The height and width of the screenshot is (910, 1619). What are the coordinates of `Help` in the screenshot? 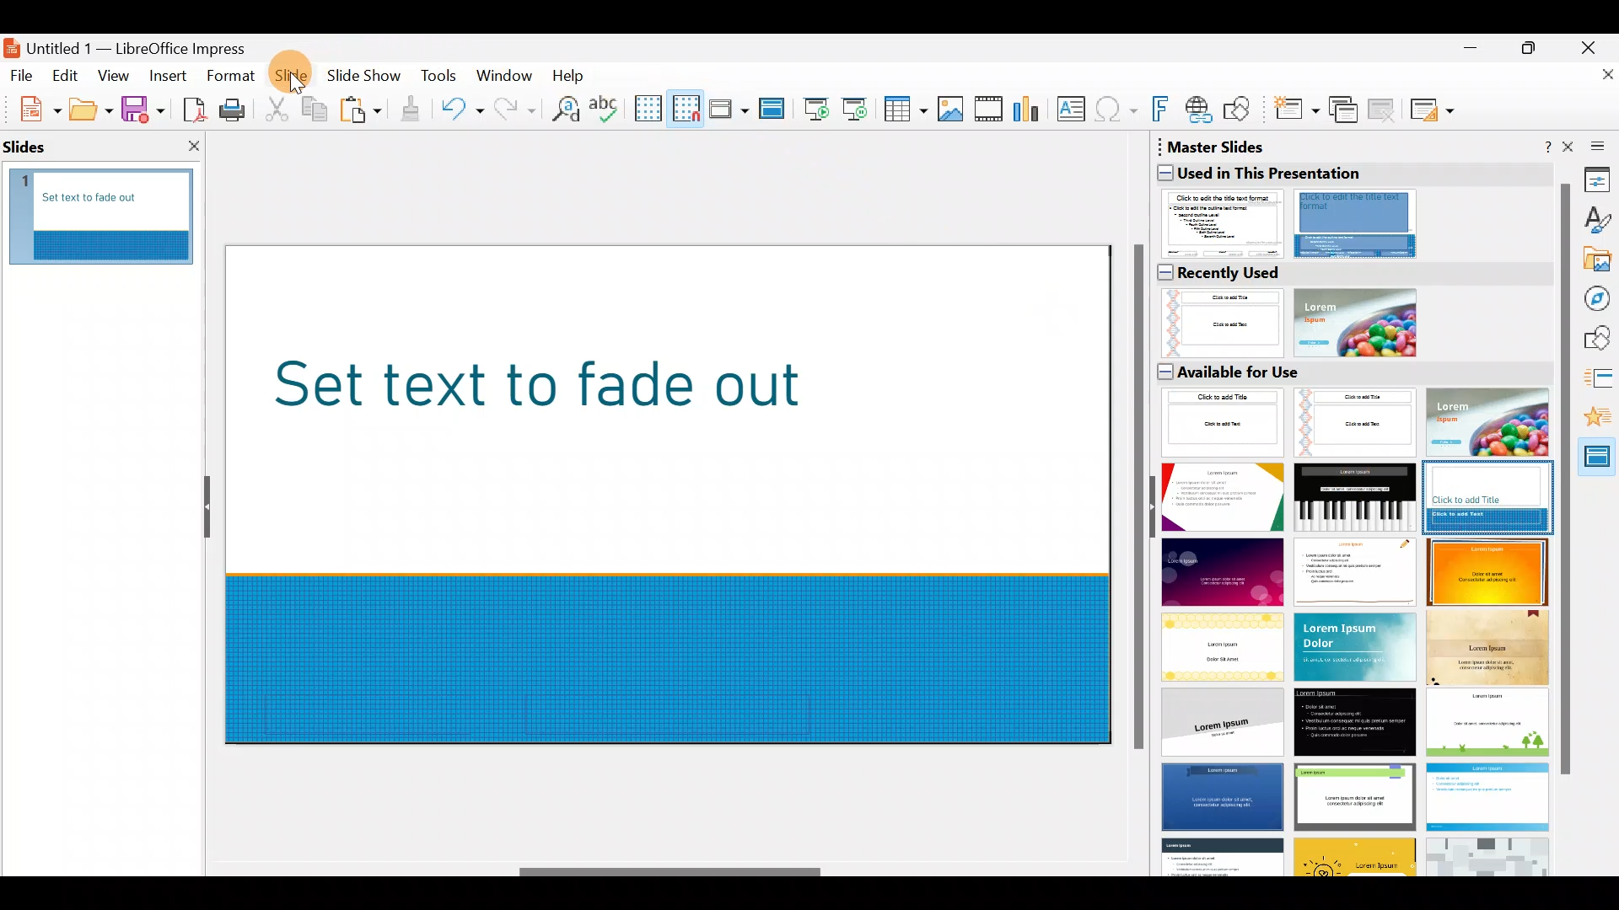 It's located at (572, 74).